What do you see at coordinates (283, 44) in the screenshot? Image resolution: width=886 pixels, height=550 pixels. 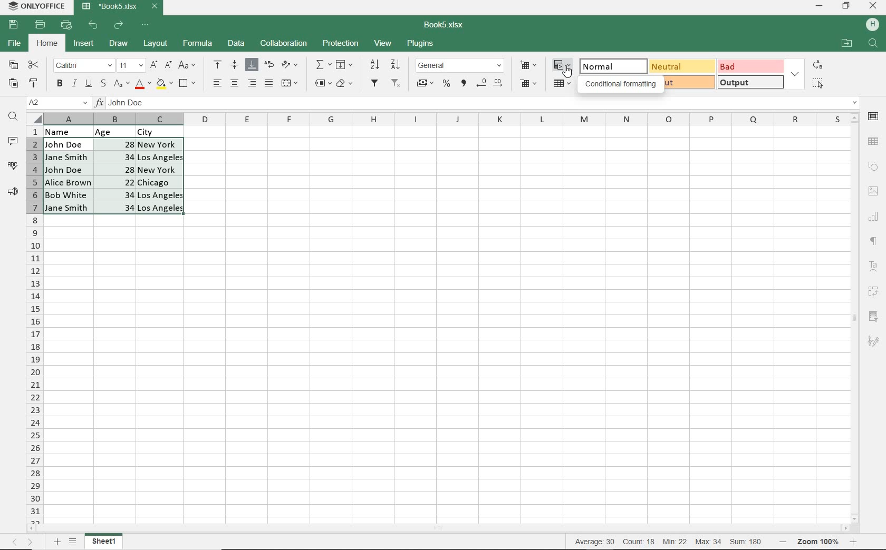 I see `COLLABORATION` at bounding box center [283, 44].